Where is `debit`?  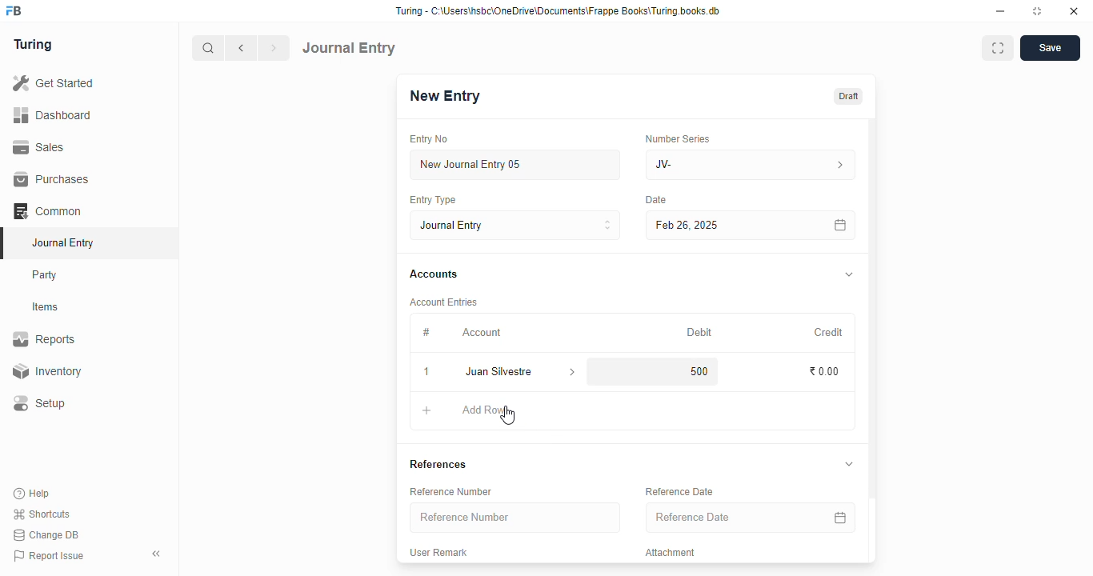 debit is located at coordinates (700, 332).